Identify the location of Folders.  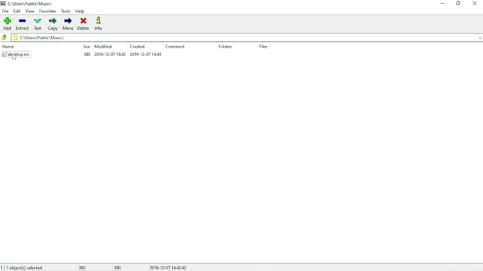
(226, 47).